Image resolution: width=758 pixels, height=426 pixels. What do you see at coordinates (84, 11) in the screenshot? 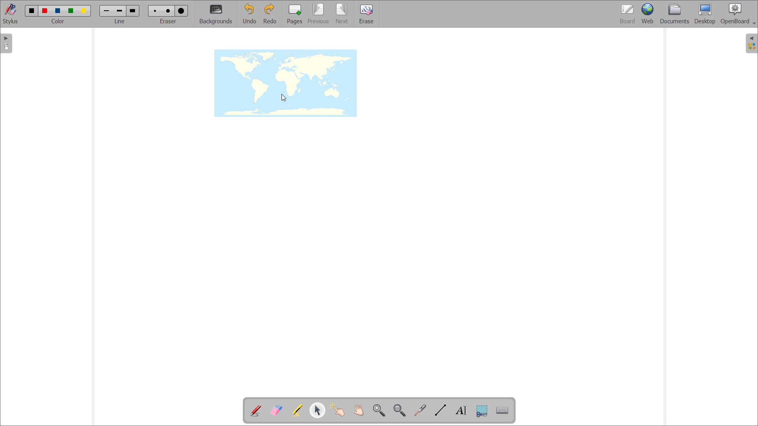
I see `yellow` at bounding box center [84, 11].